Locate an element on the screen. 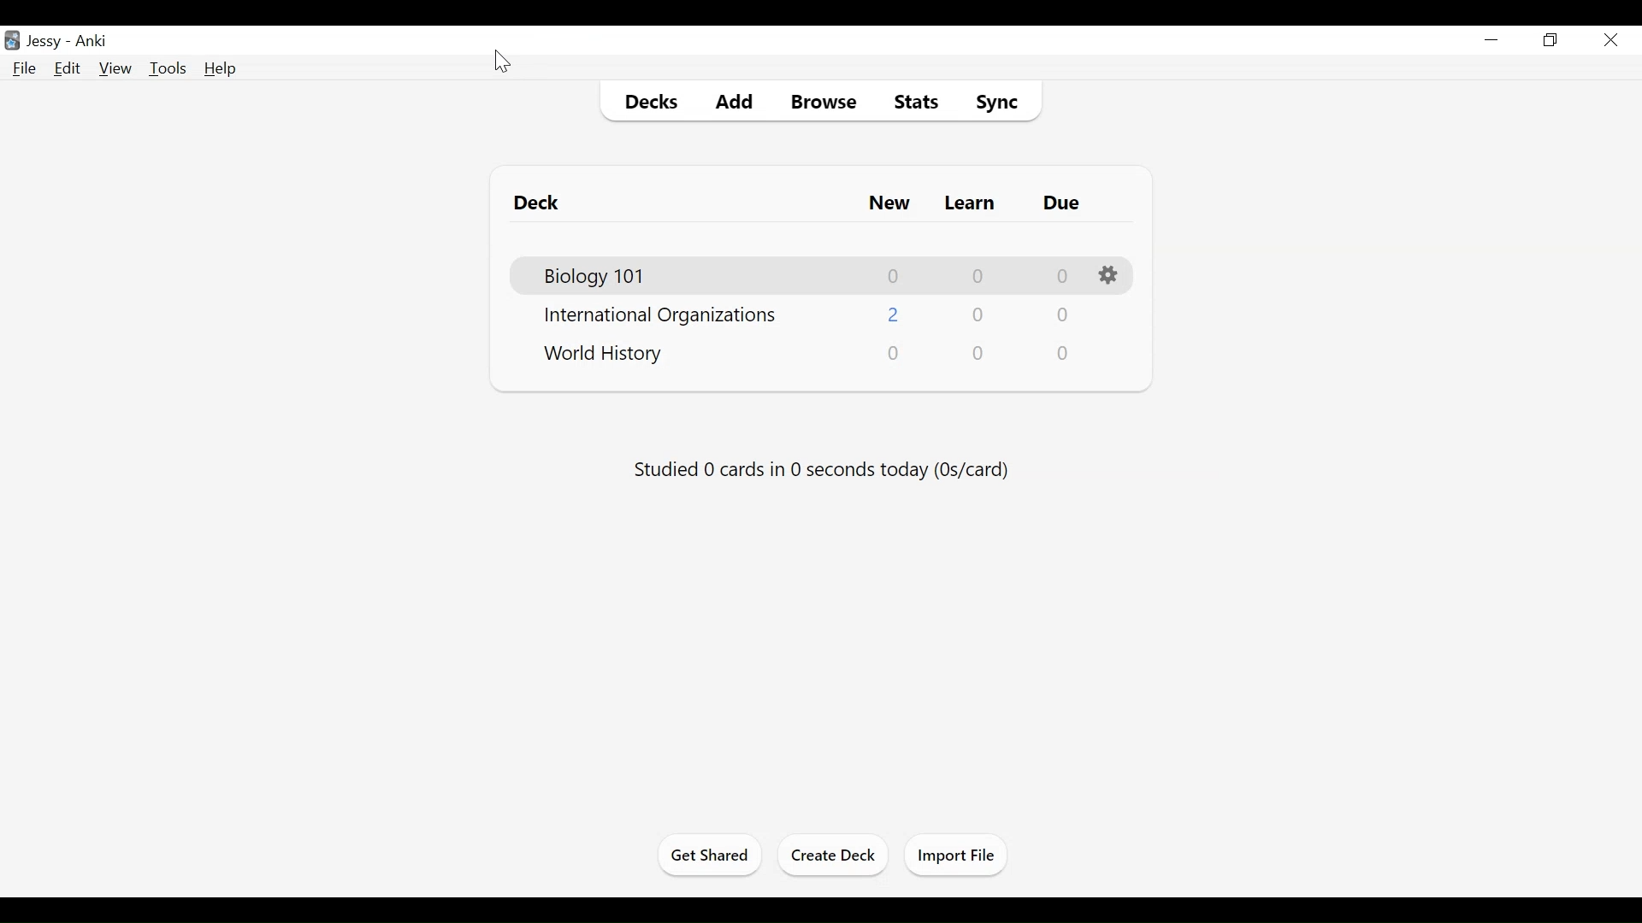 Image resolution: width=1642 pixels, height=923 pixels. Decks is located at coordinates (646, 99).